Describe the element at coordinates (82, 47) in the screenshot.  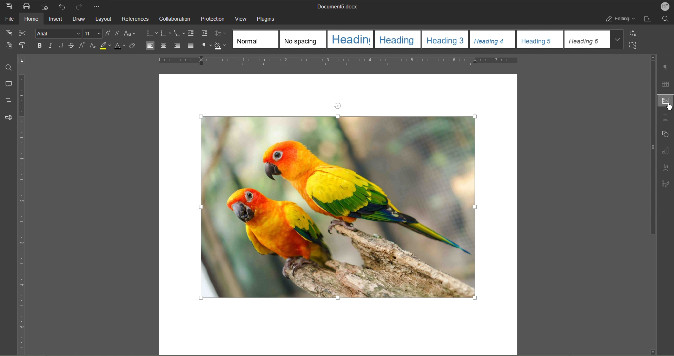
I see `Superscript` at that location.